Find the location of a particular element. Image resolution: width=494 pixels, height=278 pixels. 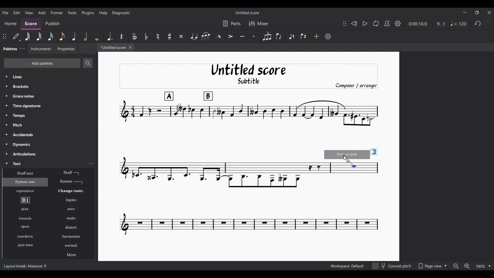

Edit menu is located at coordinates (17, 13).